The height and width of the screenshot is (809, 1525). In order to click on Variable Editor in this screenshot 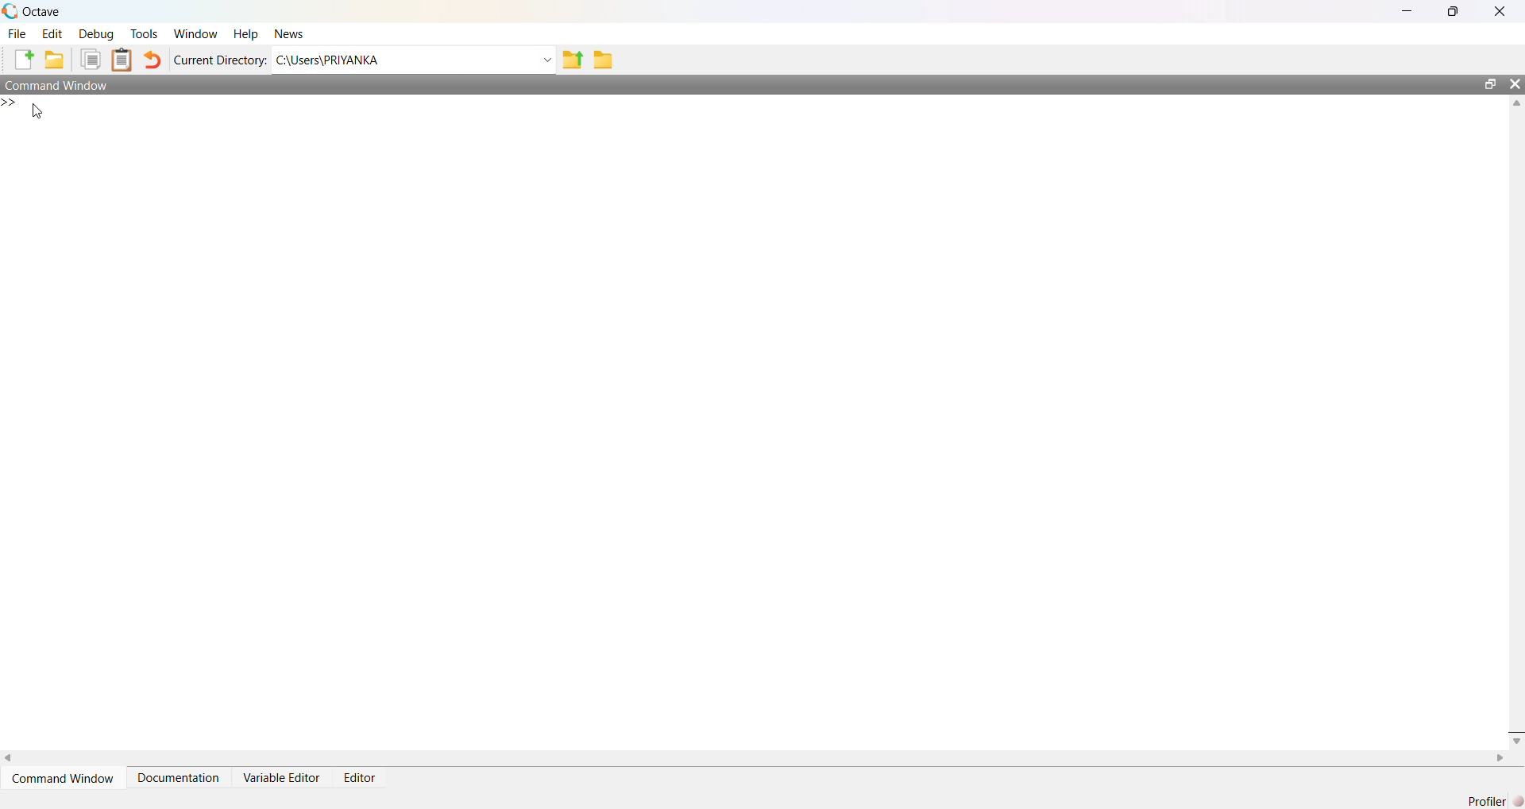, I will do `click(284, 777)`.